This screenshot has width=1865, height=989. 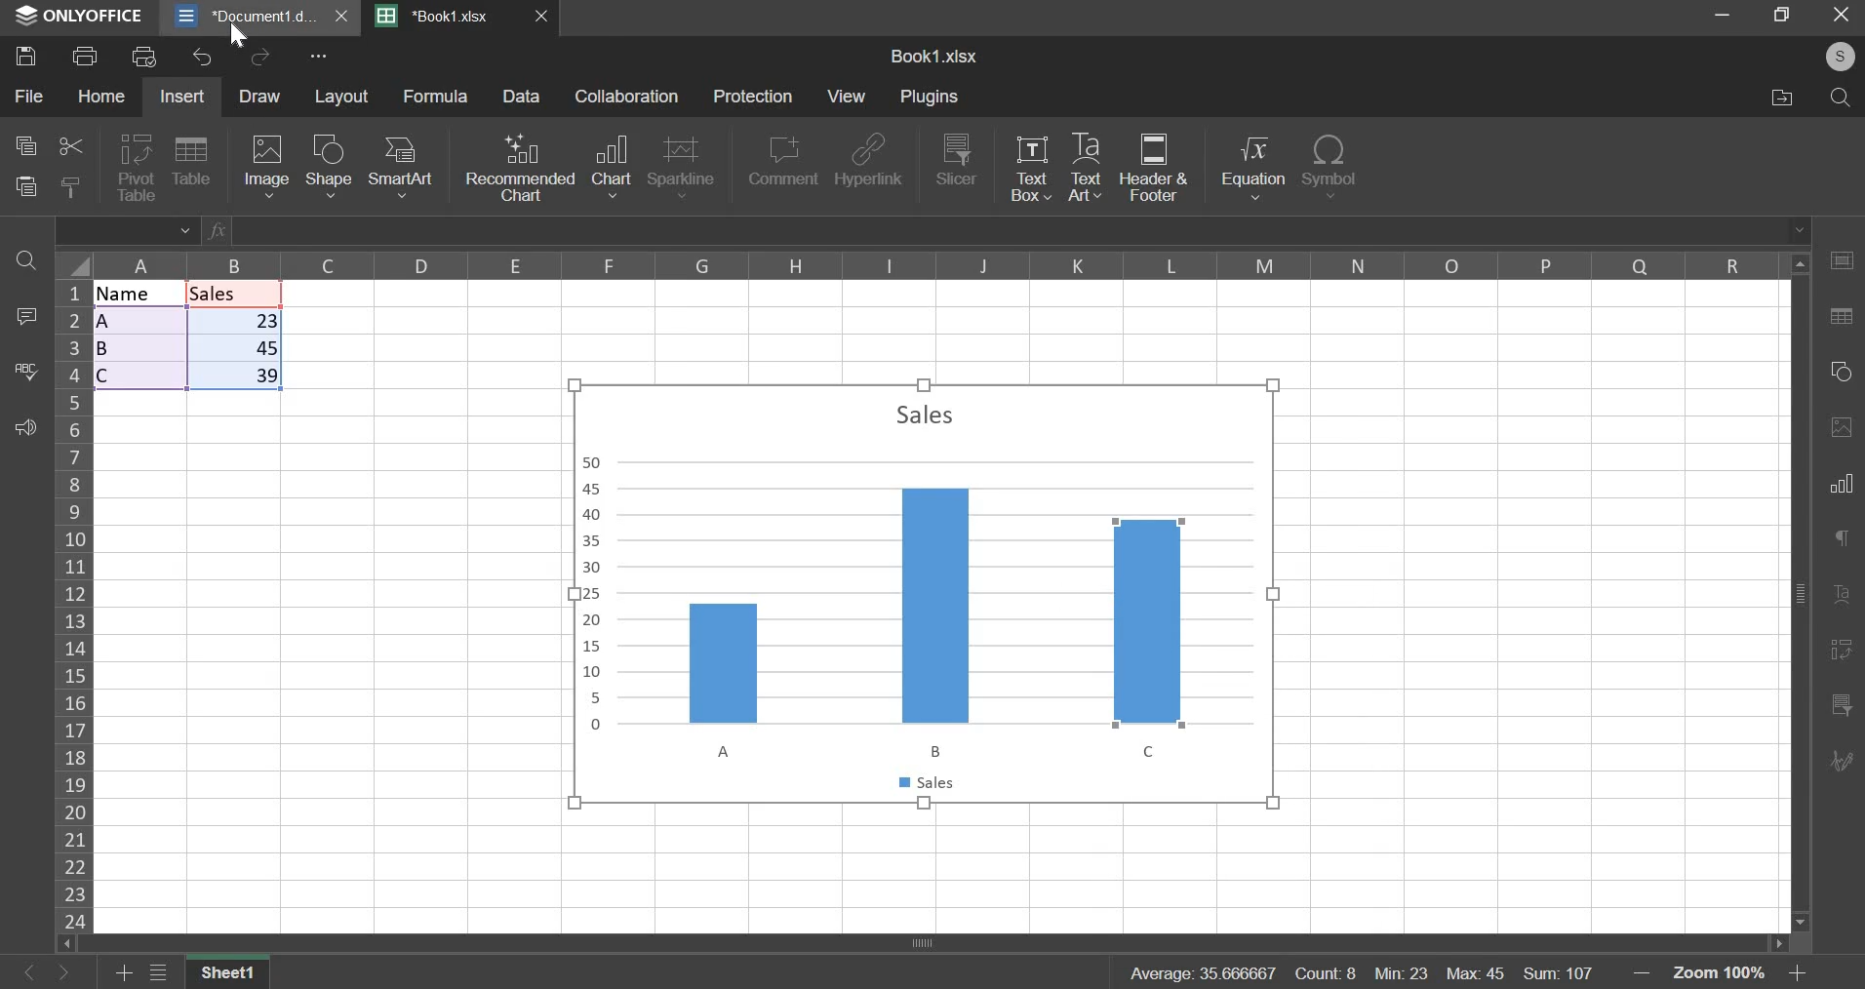 I want to click on save, so click(x=25, y=55).